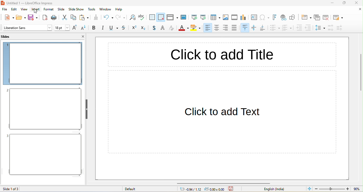 The image size is (363, 192). I want to click on duplicate slide, so click(317, 17).